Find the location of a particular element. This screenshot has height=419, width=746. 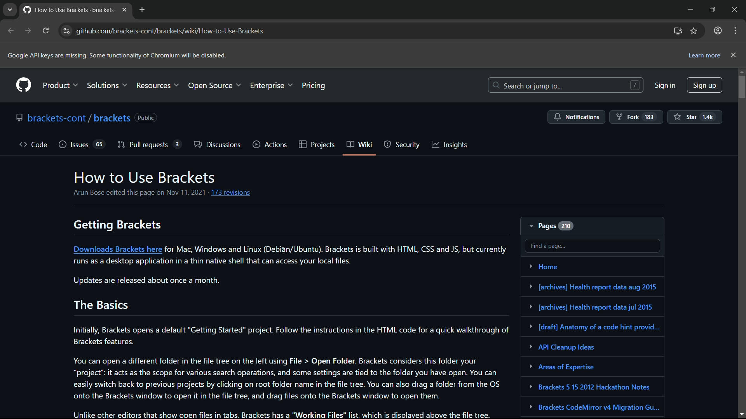

close app is located at coordinates (736, 9).